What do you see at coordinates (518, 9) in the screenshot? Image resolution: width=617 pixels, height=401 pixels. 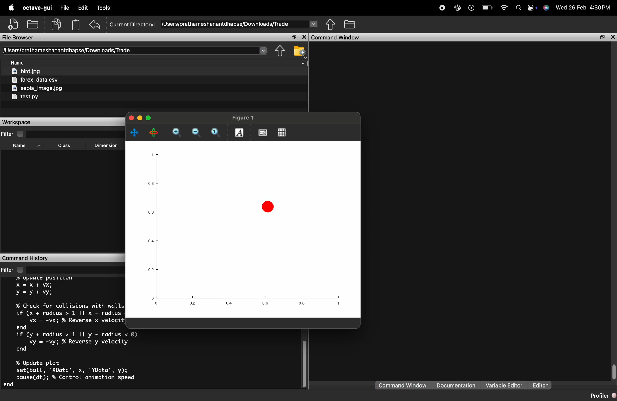 I see `search` at bounding box center [518, 9].